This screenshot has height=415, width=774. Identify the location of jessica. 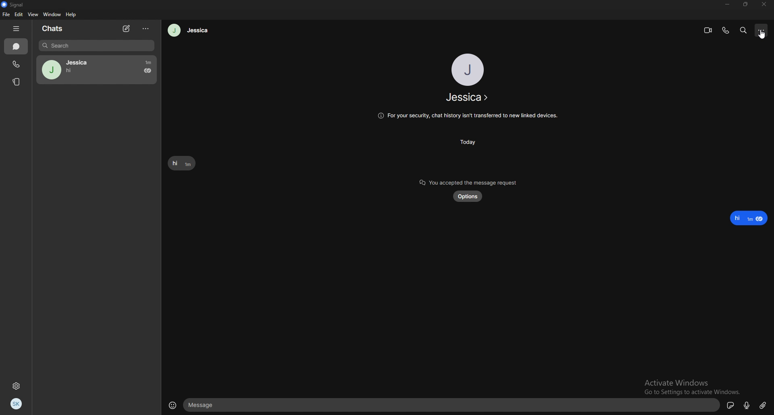
(189, 30).